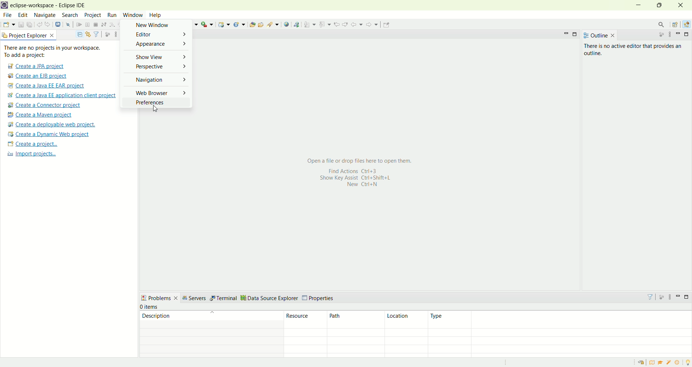 This screenshot has height=367, width=692. I want to click on tutorials, so click(660, 363).